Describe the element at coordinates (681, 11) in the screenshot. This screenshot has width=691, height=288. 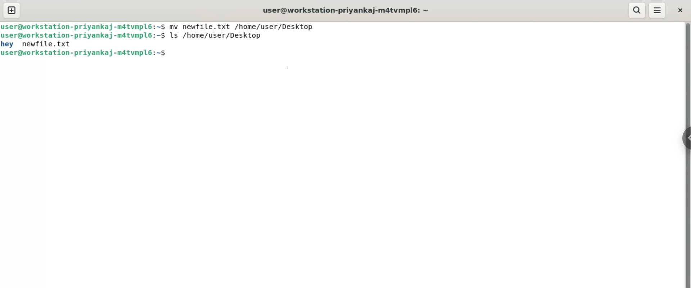
I see `close` at that location.